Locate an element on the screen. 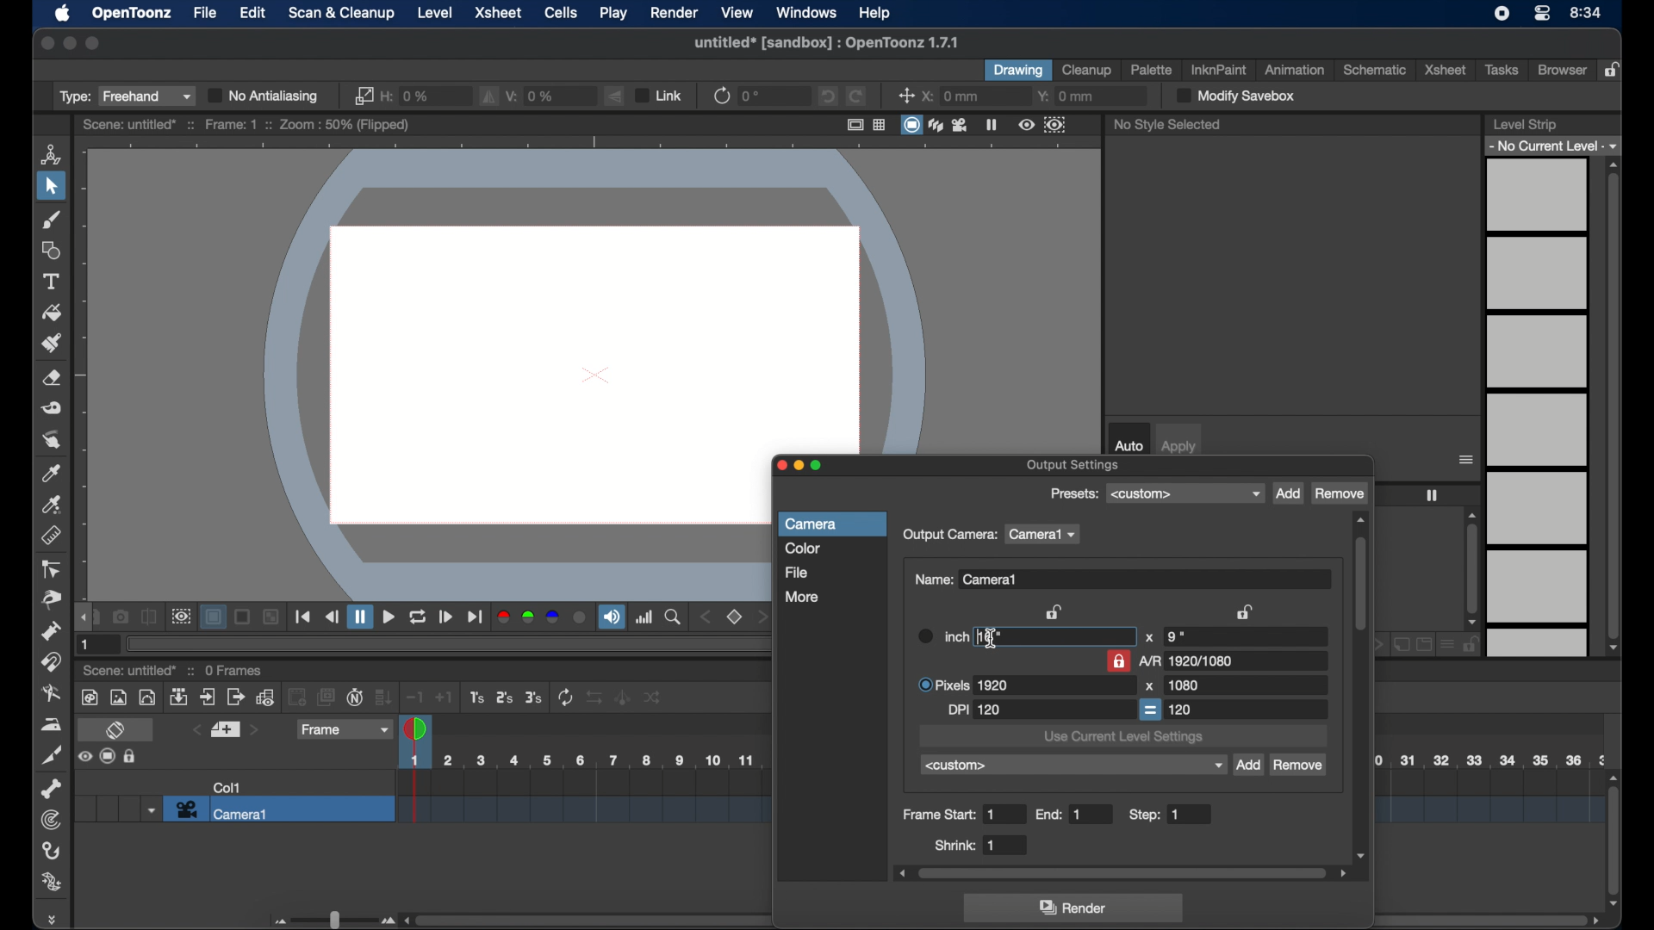   is located at coordinates (445, 620).